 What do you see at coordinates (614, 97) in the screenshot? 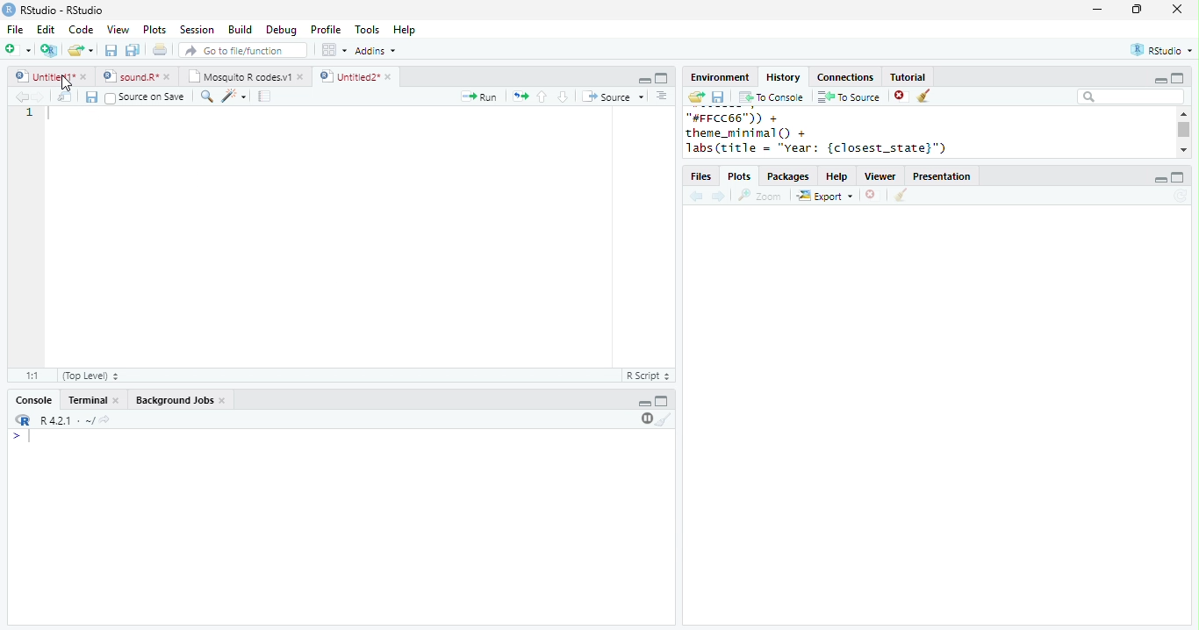
I see `Source` at bounding box center [614, 97].